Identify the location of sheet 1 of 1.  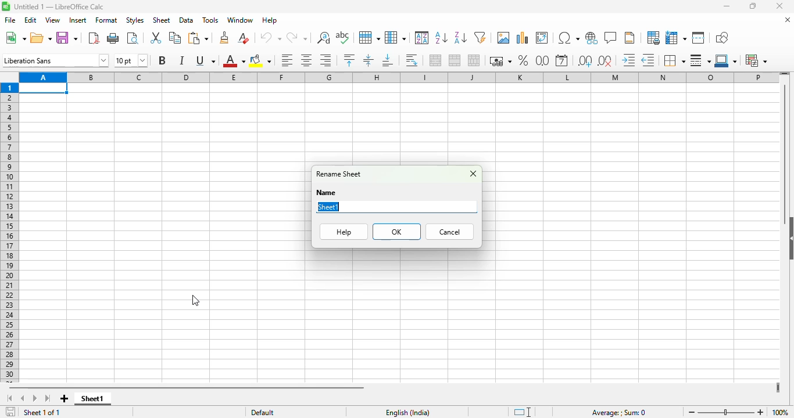
(42, 412).